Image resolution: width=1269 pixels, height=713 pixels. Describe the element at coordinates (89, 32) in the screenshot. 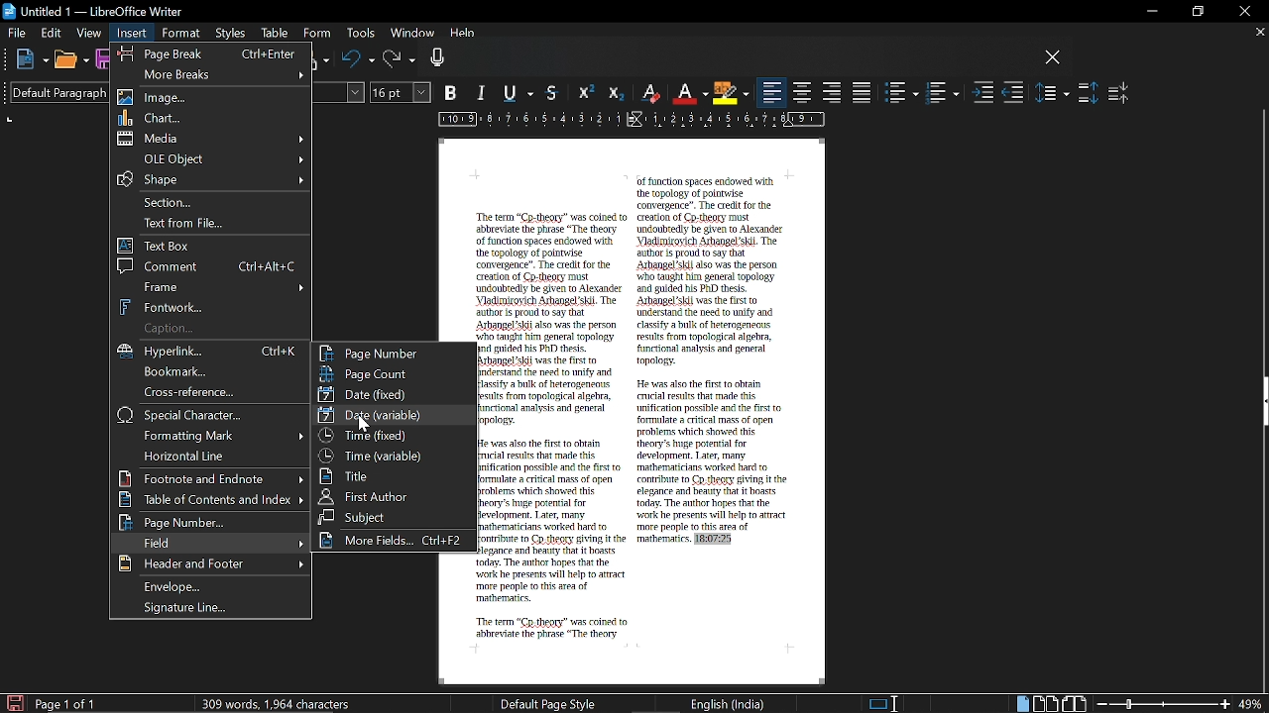

I see `View` at that location.